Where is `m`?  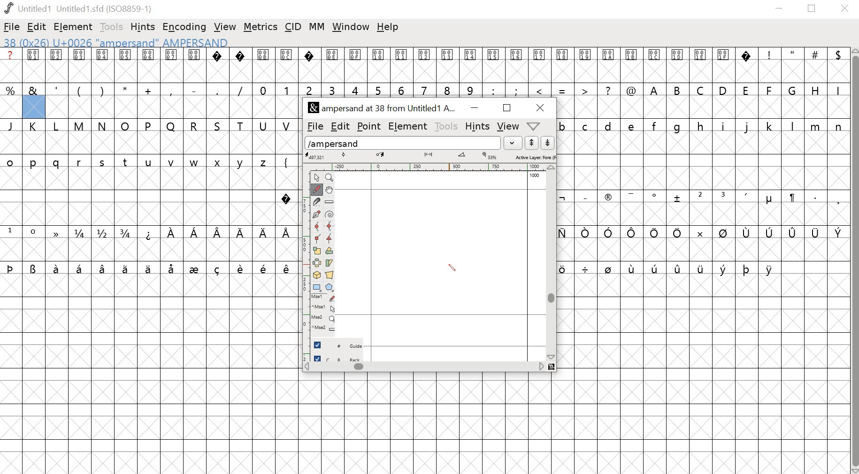
m is located at coordinates (816, 126).